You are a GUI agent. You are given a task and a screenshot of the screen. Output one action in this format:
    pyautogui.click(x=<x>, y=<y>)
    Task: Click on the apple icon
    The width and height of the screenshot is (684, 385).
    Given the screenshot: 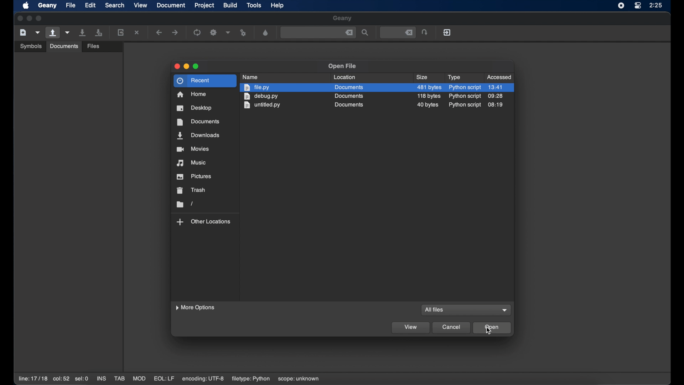 What is the action you would take?
    pyautogui.click(x=26, y=6)
    